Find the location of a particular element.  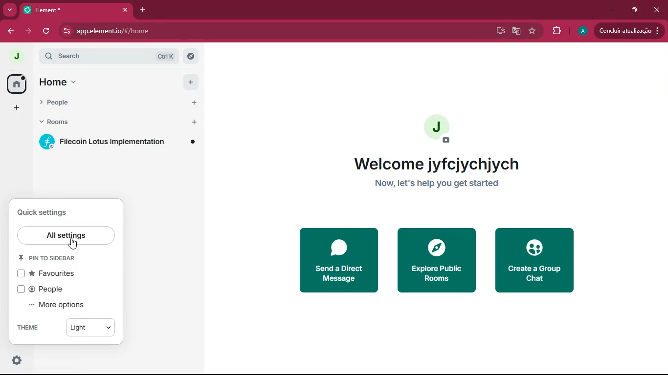

more is located at coordinates (9, 10).